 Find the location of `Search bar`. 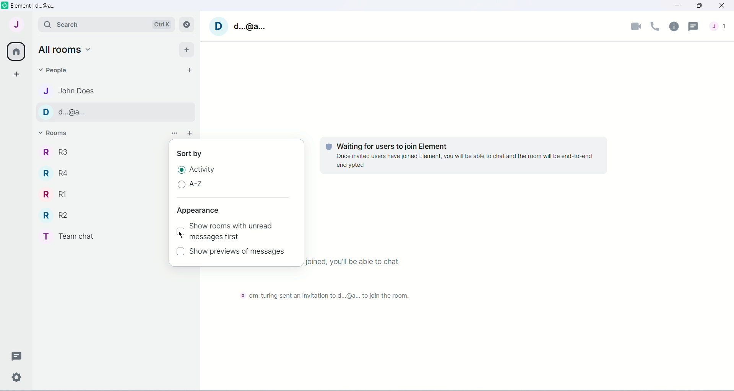

Search bar is located at coordinates (106, 24).